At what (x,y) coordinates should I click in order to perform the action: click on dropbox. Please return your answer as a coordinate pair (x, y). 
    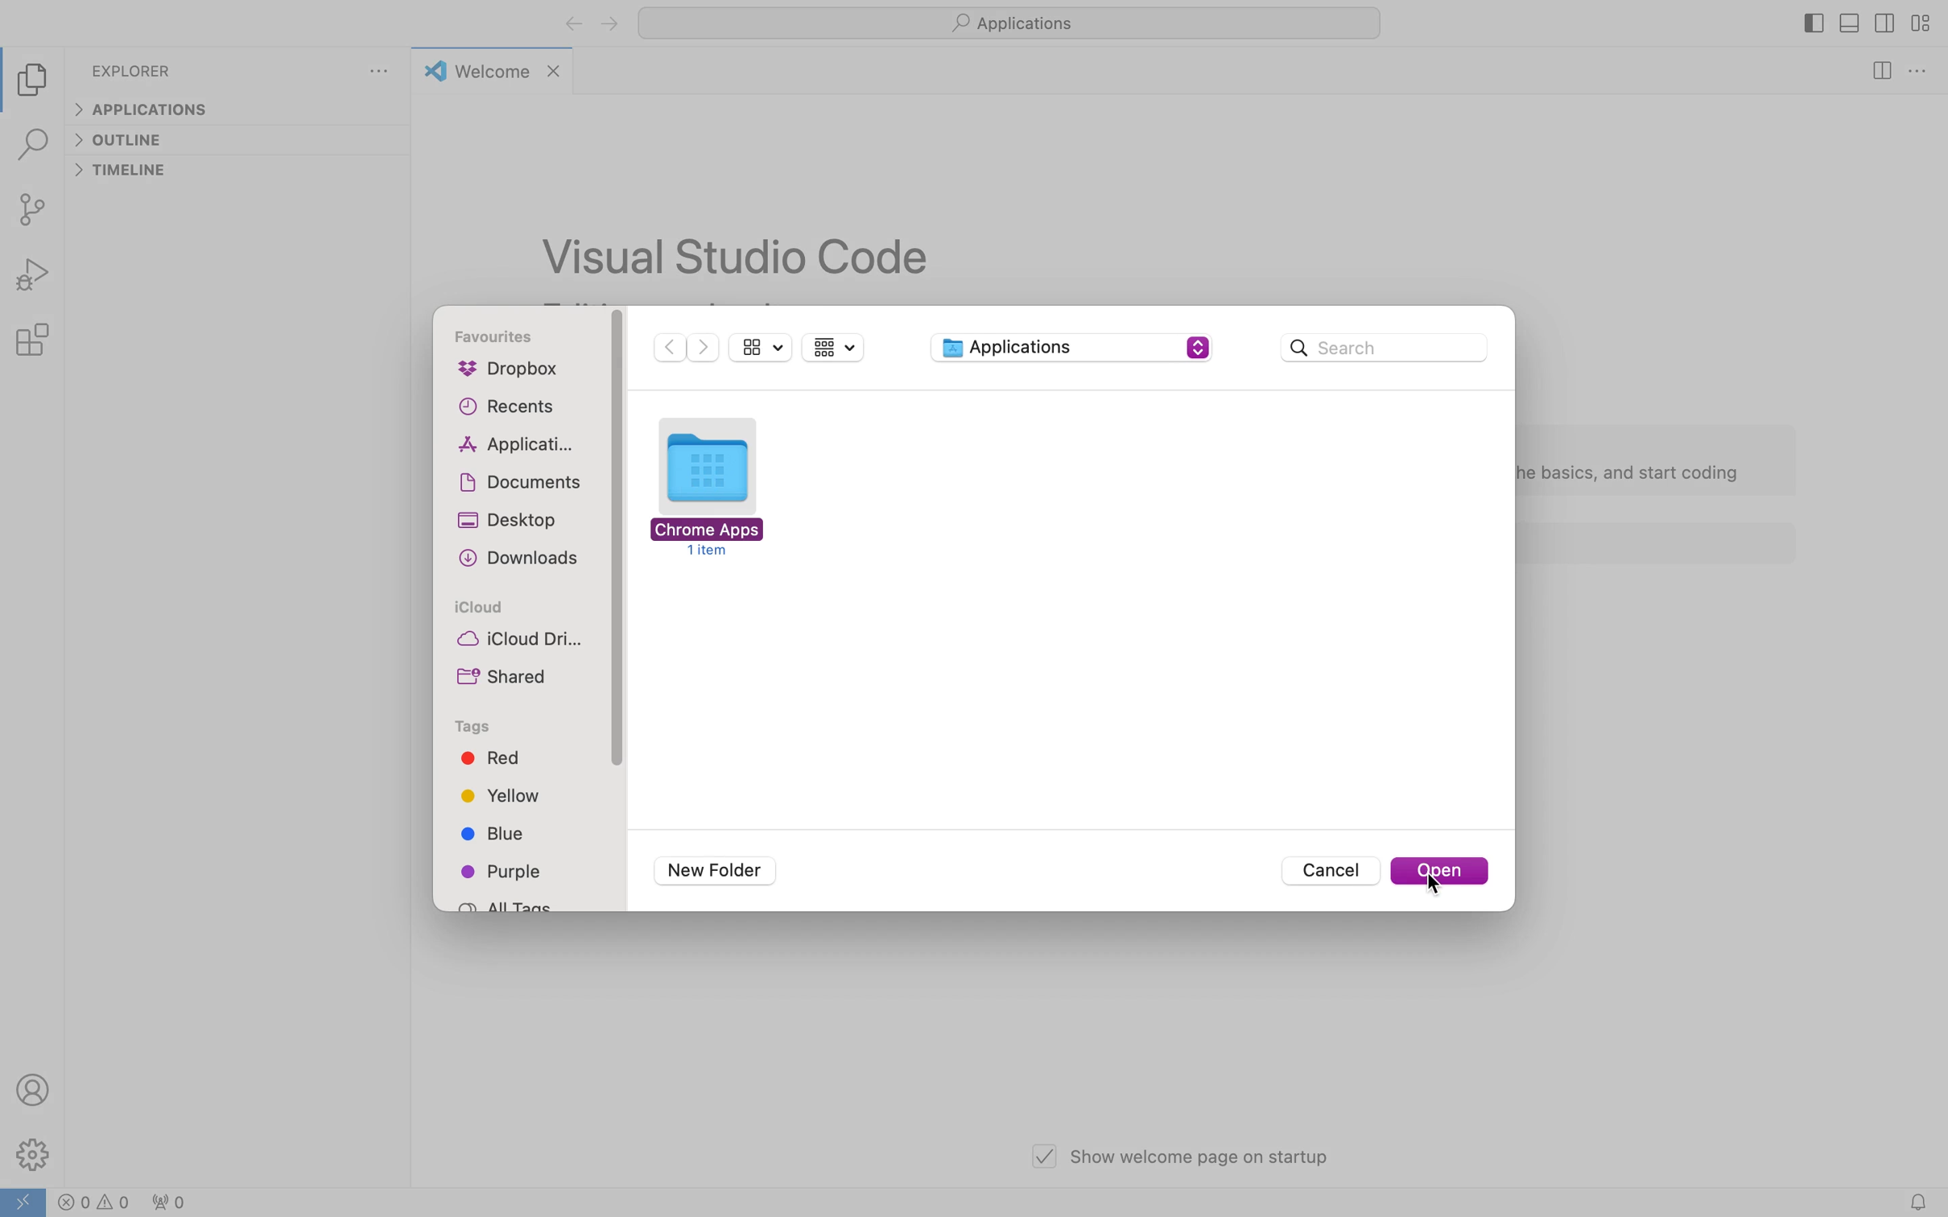
    Looking at the image, I should click on (518, 372).